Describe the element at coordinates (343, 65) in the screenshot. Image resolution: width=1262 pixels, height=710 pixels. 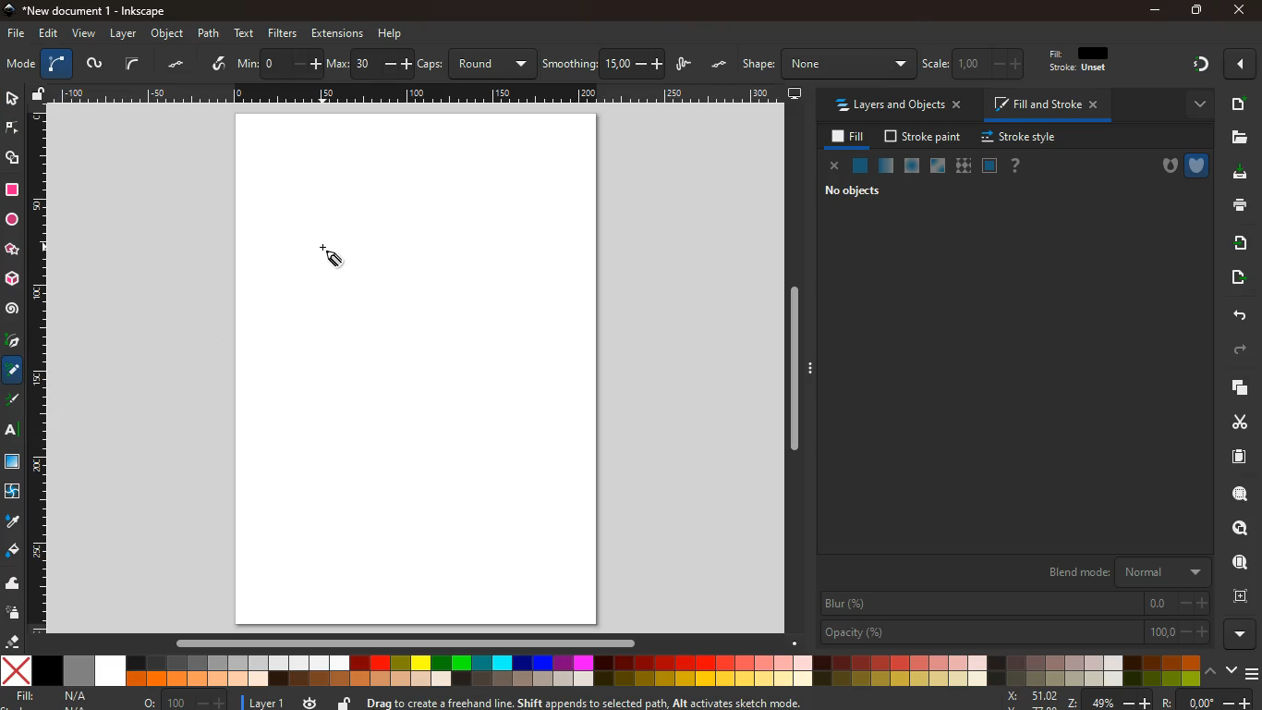
I see `graph` at that location.